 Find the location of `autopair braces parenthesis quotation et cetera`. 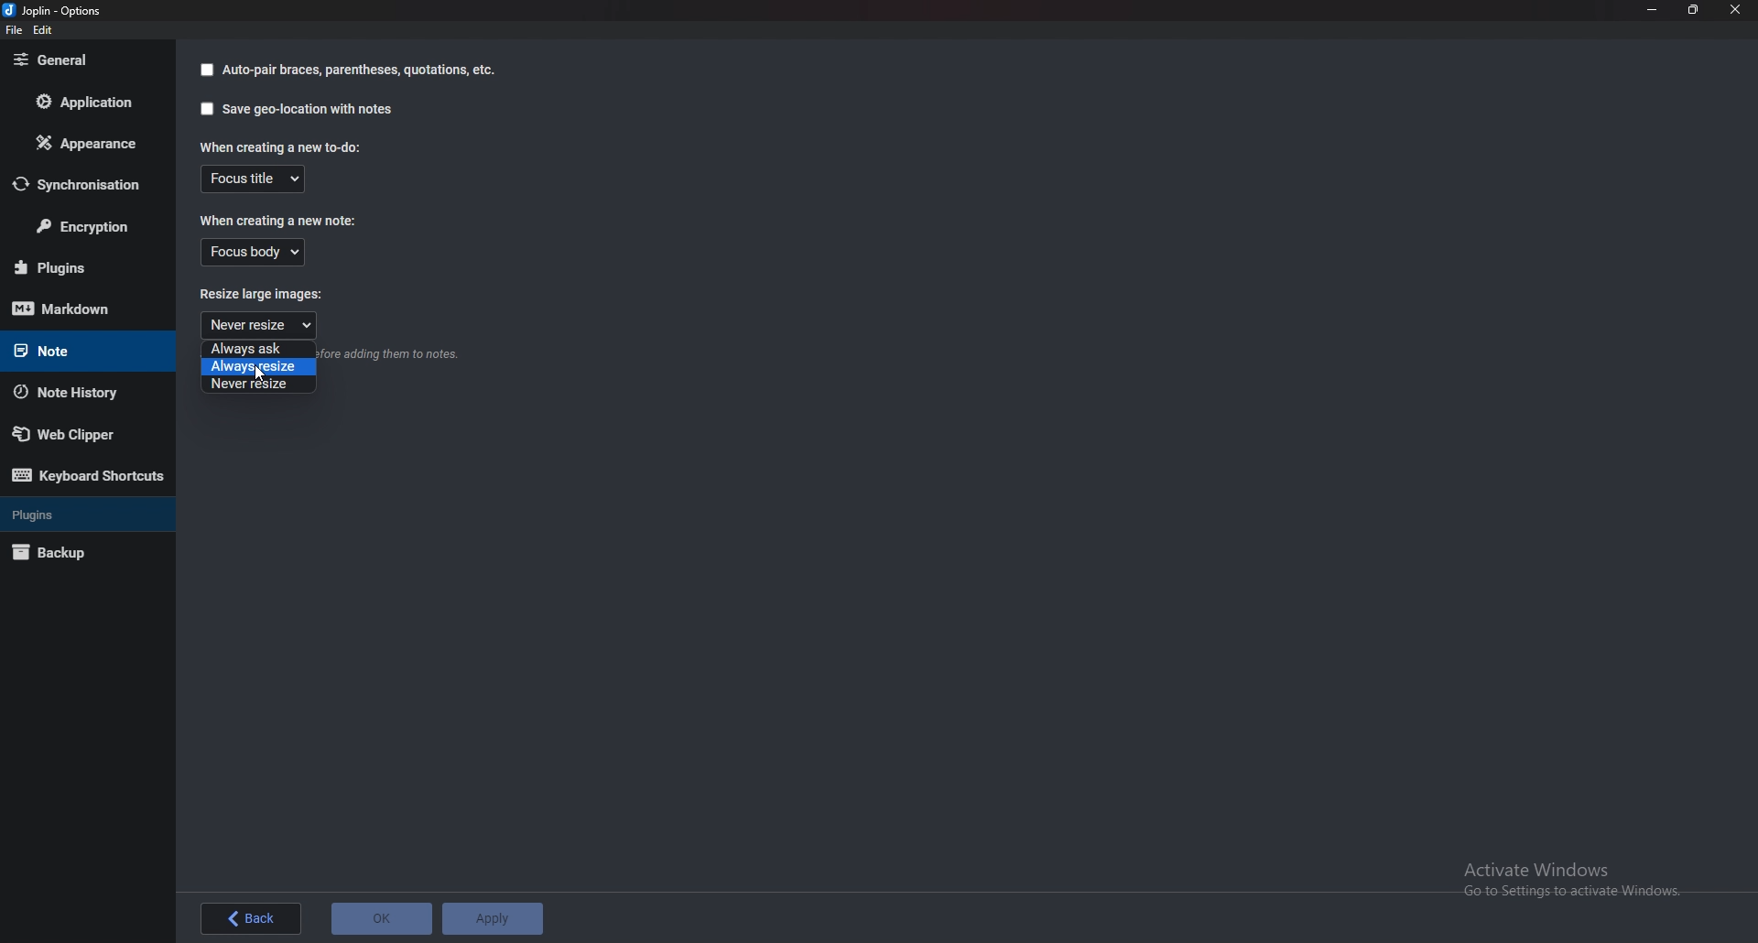

autopair braces parenthesis quotation et cetera is located at coordinates (347, 70).